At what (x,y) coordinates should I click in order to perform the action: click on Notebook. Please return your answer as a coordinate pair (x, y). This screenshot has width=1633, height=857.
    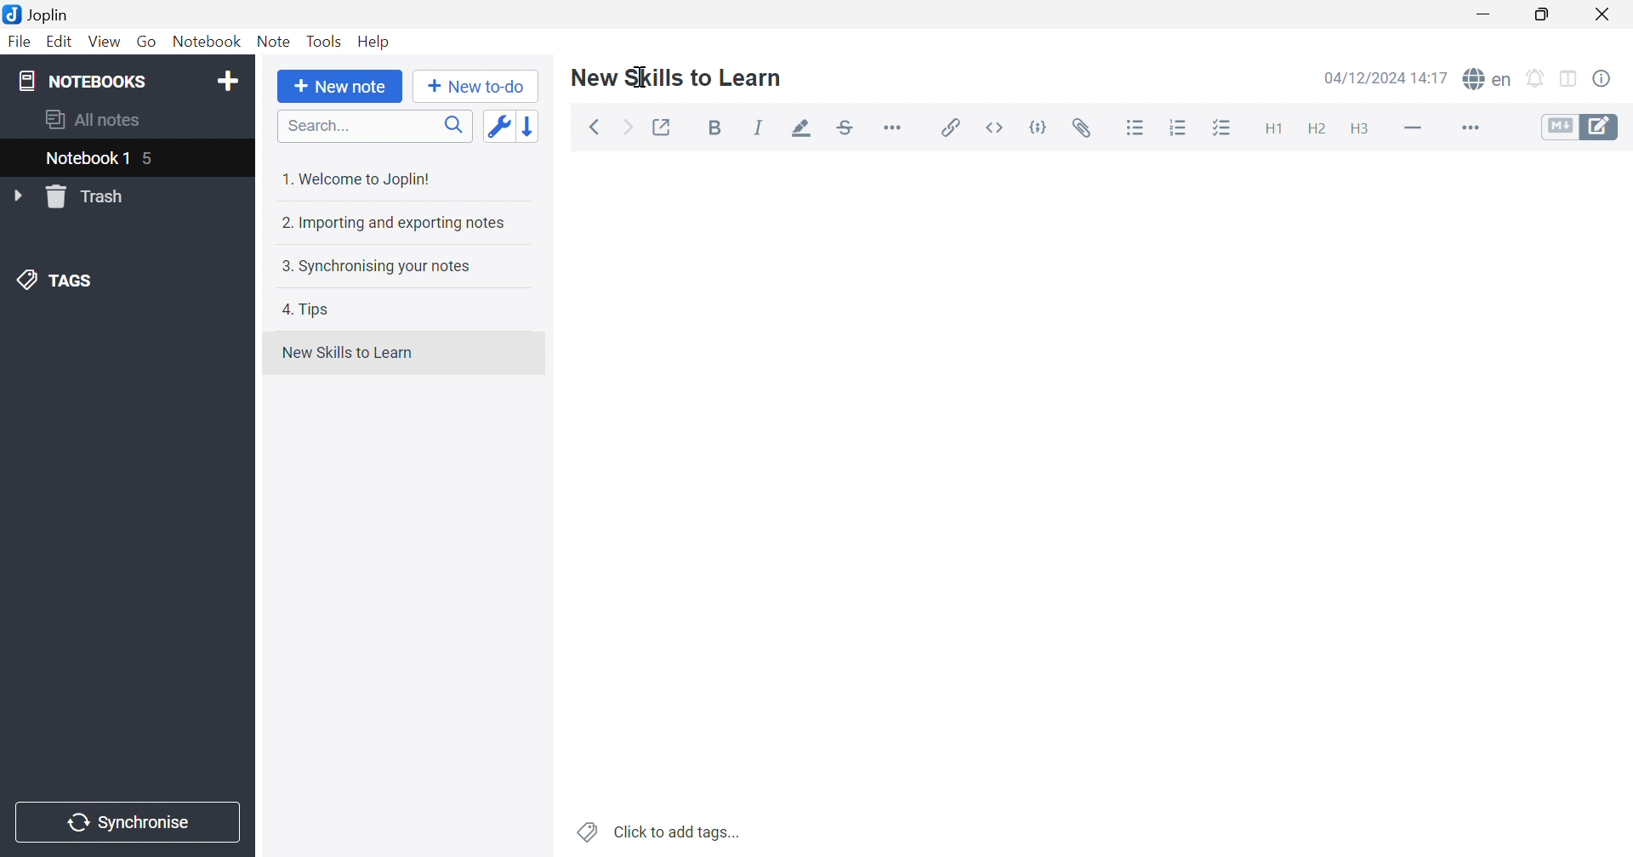
    Looking at the image, I should click on (205, 42).